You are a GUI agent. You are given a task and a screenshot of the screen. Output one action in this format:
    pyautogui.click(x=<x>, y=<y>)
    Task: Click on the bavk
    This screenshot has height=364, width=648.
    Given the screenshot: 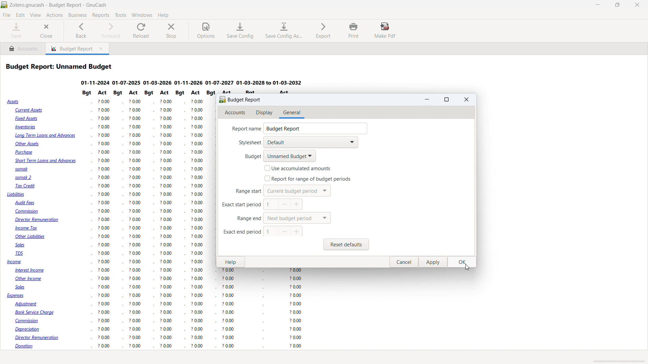 What is the action you would take?
    pyautogui.click(x=81, y=31)
    